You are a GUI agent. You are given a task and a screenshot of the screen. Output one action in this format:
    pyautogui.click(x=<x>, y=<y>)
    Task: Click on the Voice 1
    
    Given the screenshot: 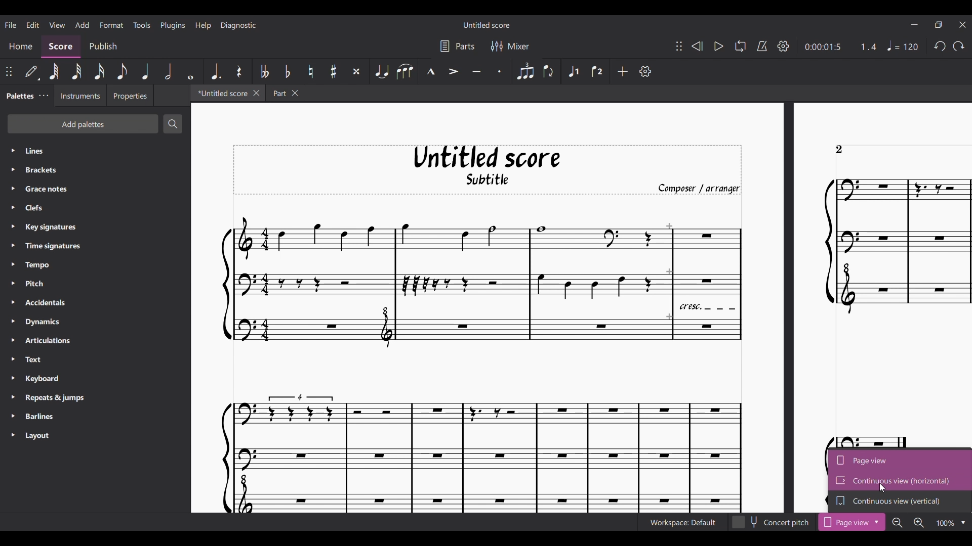 What is the action you would take?
    pyautogui.click(x=572, y=71)
    